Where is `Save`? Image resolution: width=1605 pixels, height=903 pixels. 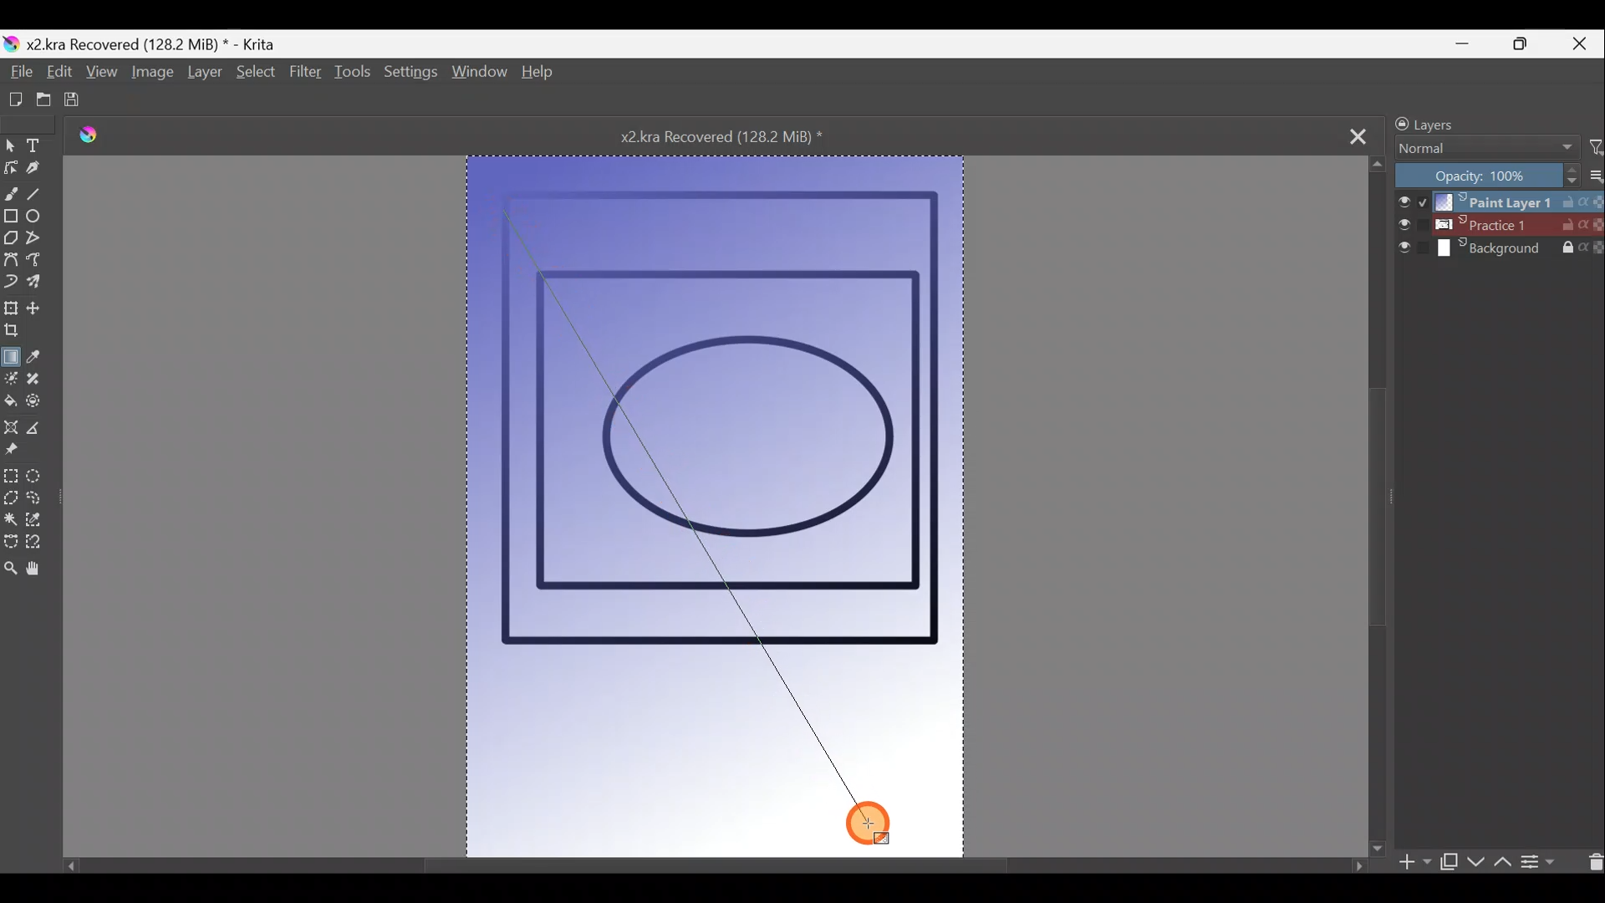 Save is located at coordinates (79, 101).